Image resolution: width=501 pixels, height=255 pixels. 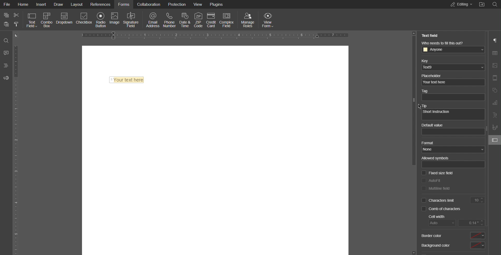 I want to click on Cell Width, so click(x=436, y=216).